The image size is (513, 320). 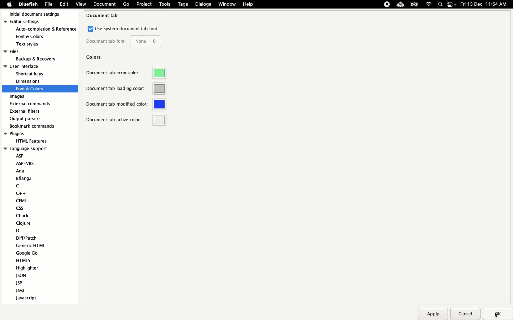 I want to click on Document tab error color, so click(x=115, y=75).